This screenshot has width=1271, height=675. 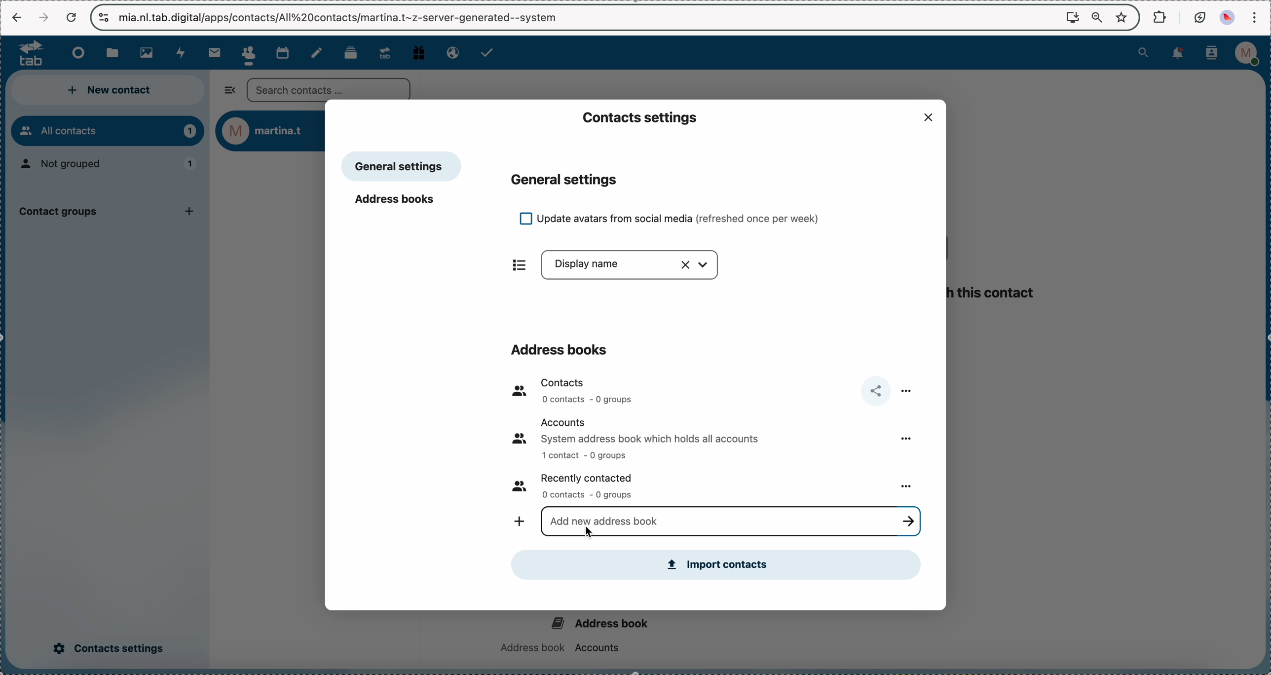 I want to click on search bar, so click(x=329, y=88).